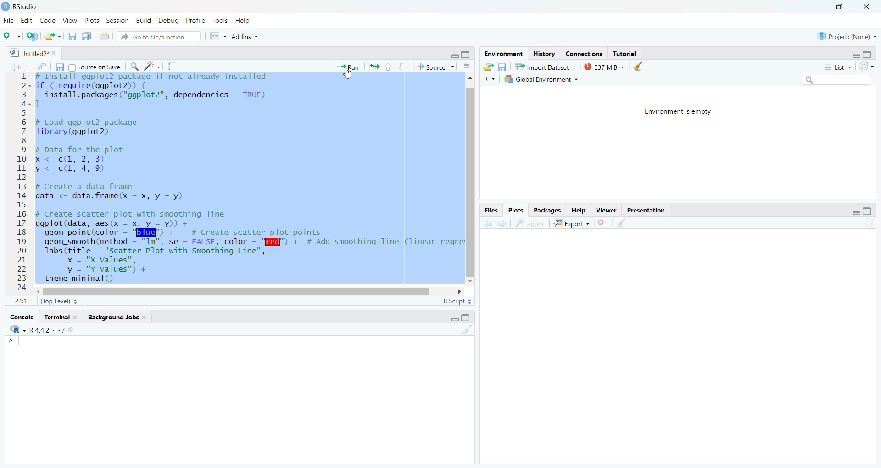 The height and width of the screenshot is (468, 881). What do you see at coordinates (90, 21) in the screenshot?
I see ` Plots` at bounding box center [90, 21].